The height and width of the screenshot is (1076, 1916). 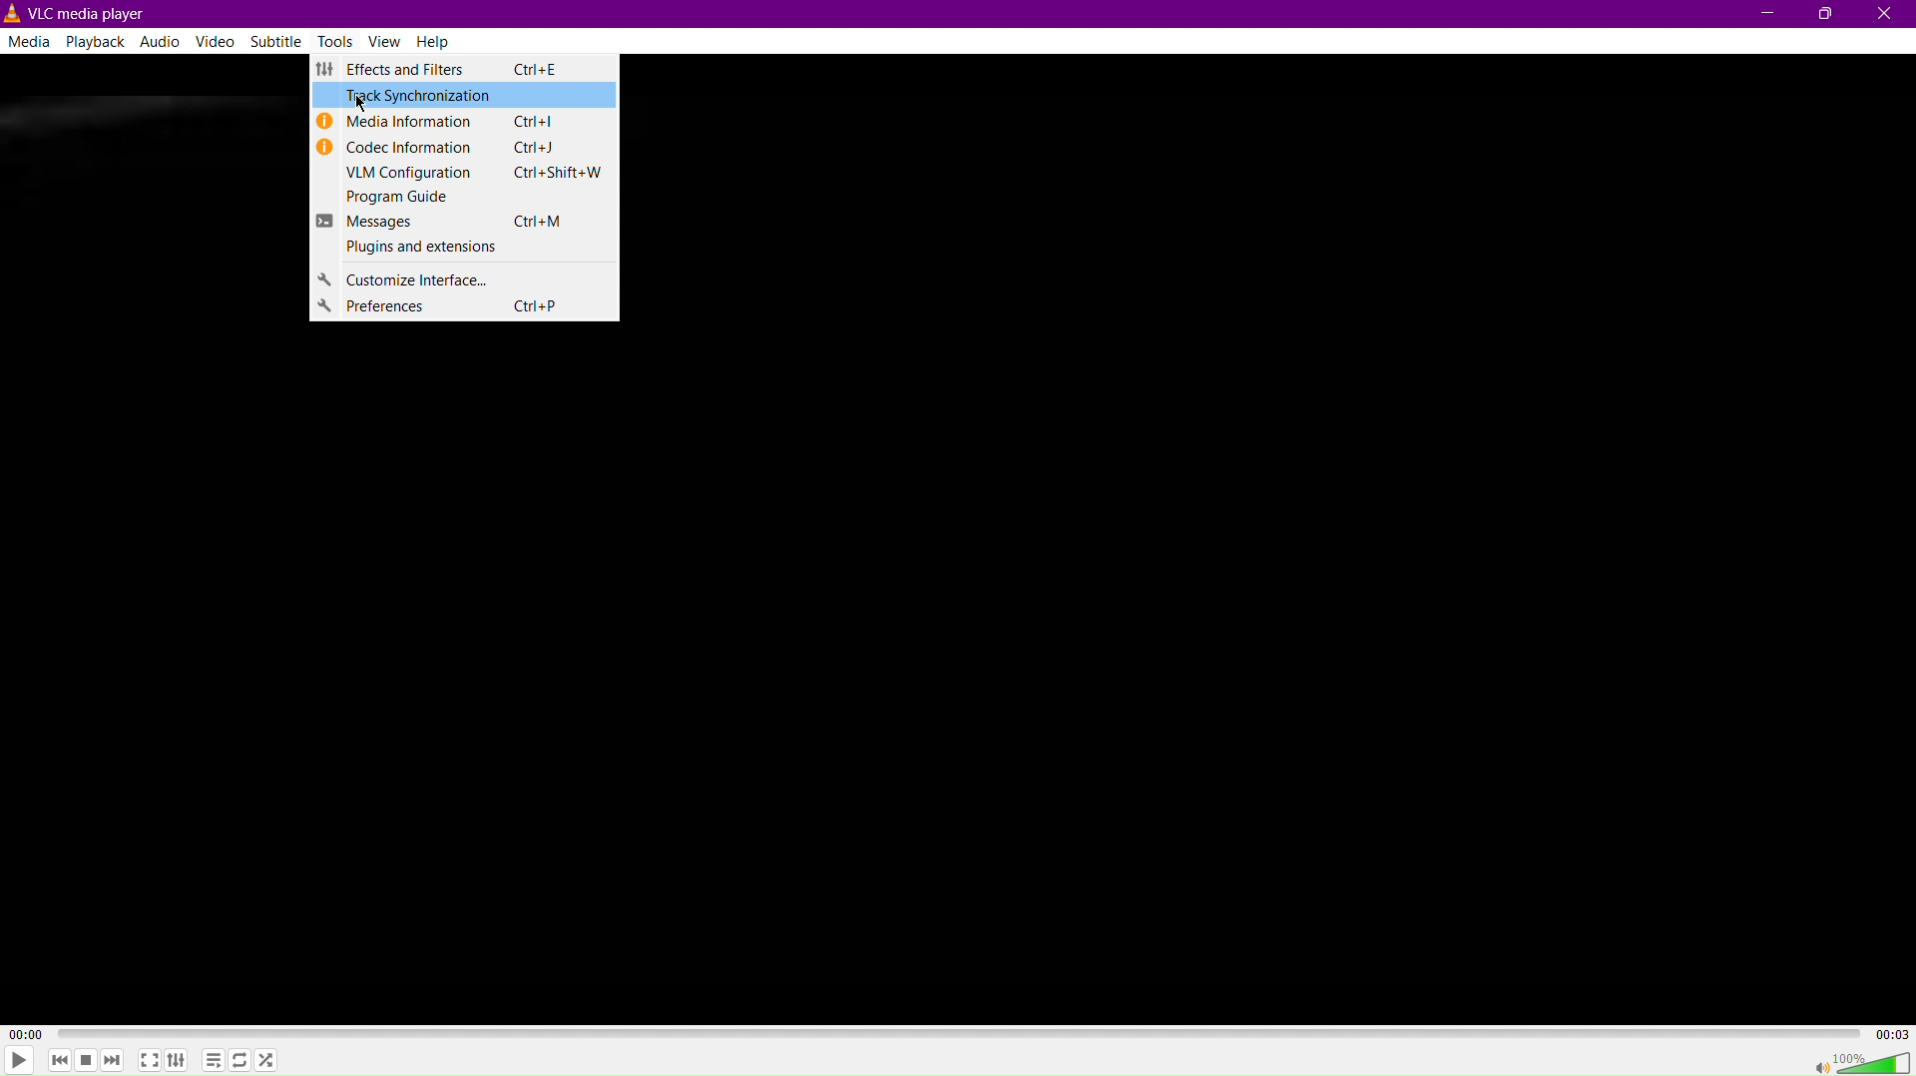 I want to click on Play, so click(x=22, y=1060).